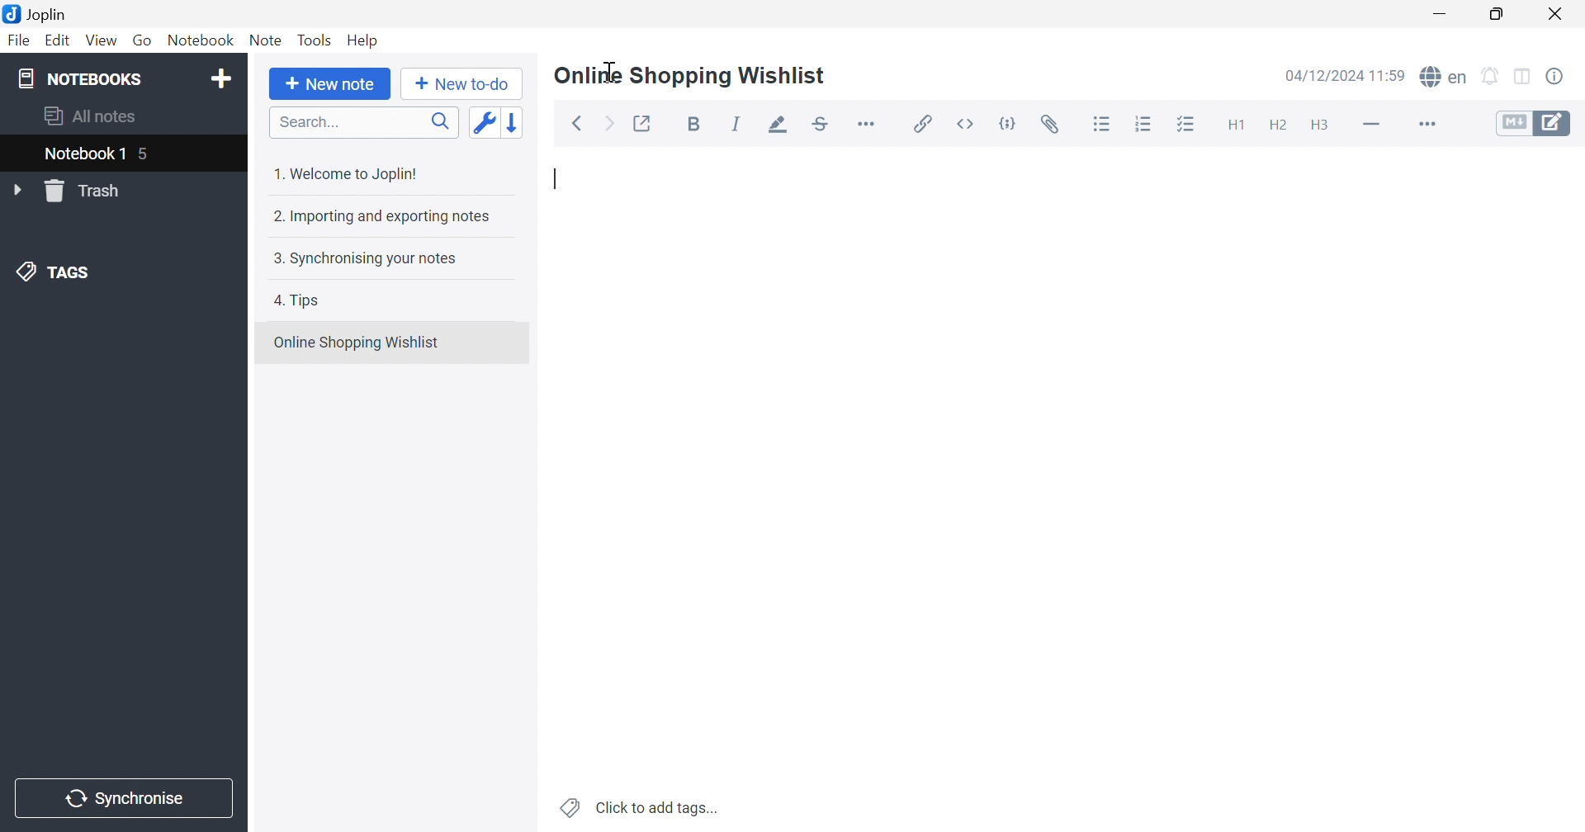  Describe the element at coordinates (1536, 125) in the screenshot. I see `Toggle editors` at that location.